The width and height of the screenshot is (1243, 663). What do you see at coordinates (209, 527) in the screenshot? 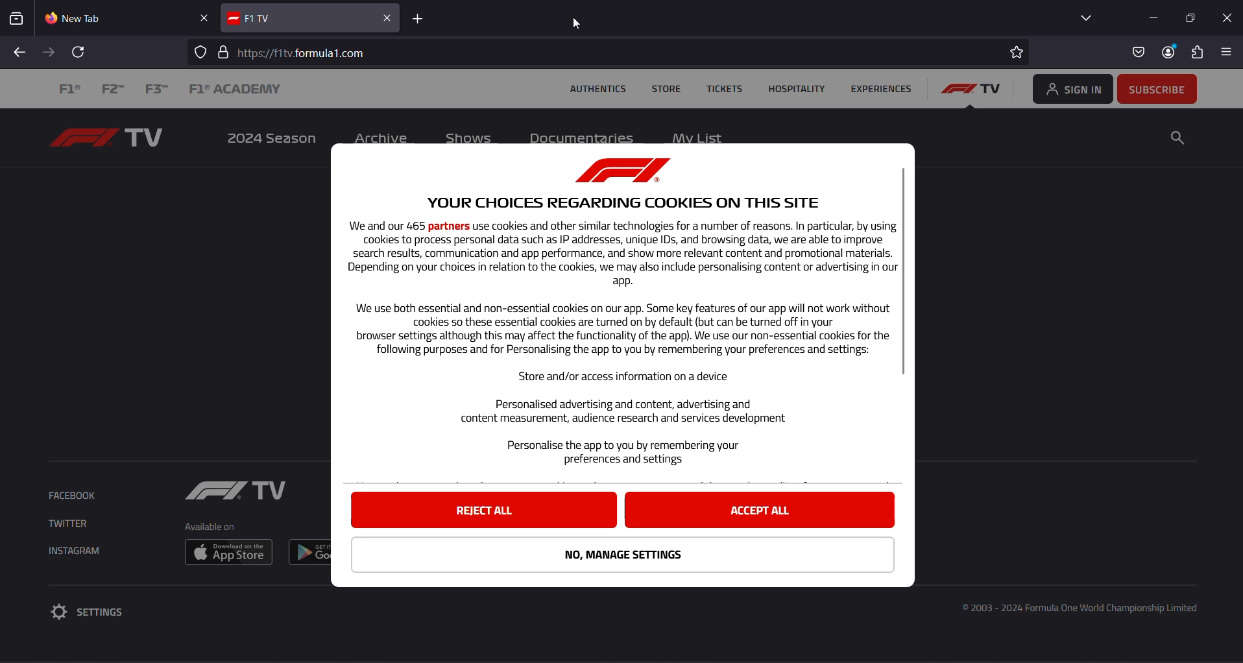
I see `available on` at bounding box center [209, 527].